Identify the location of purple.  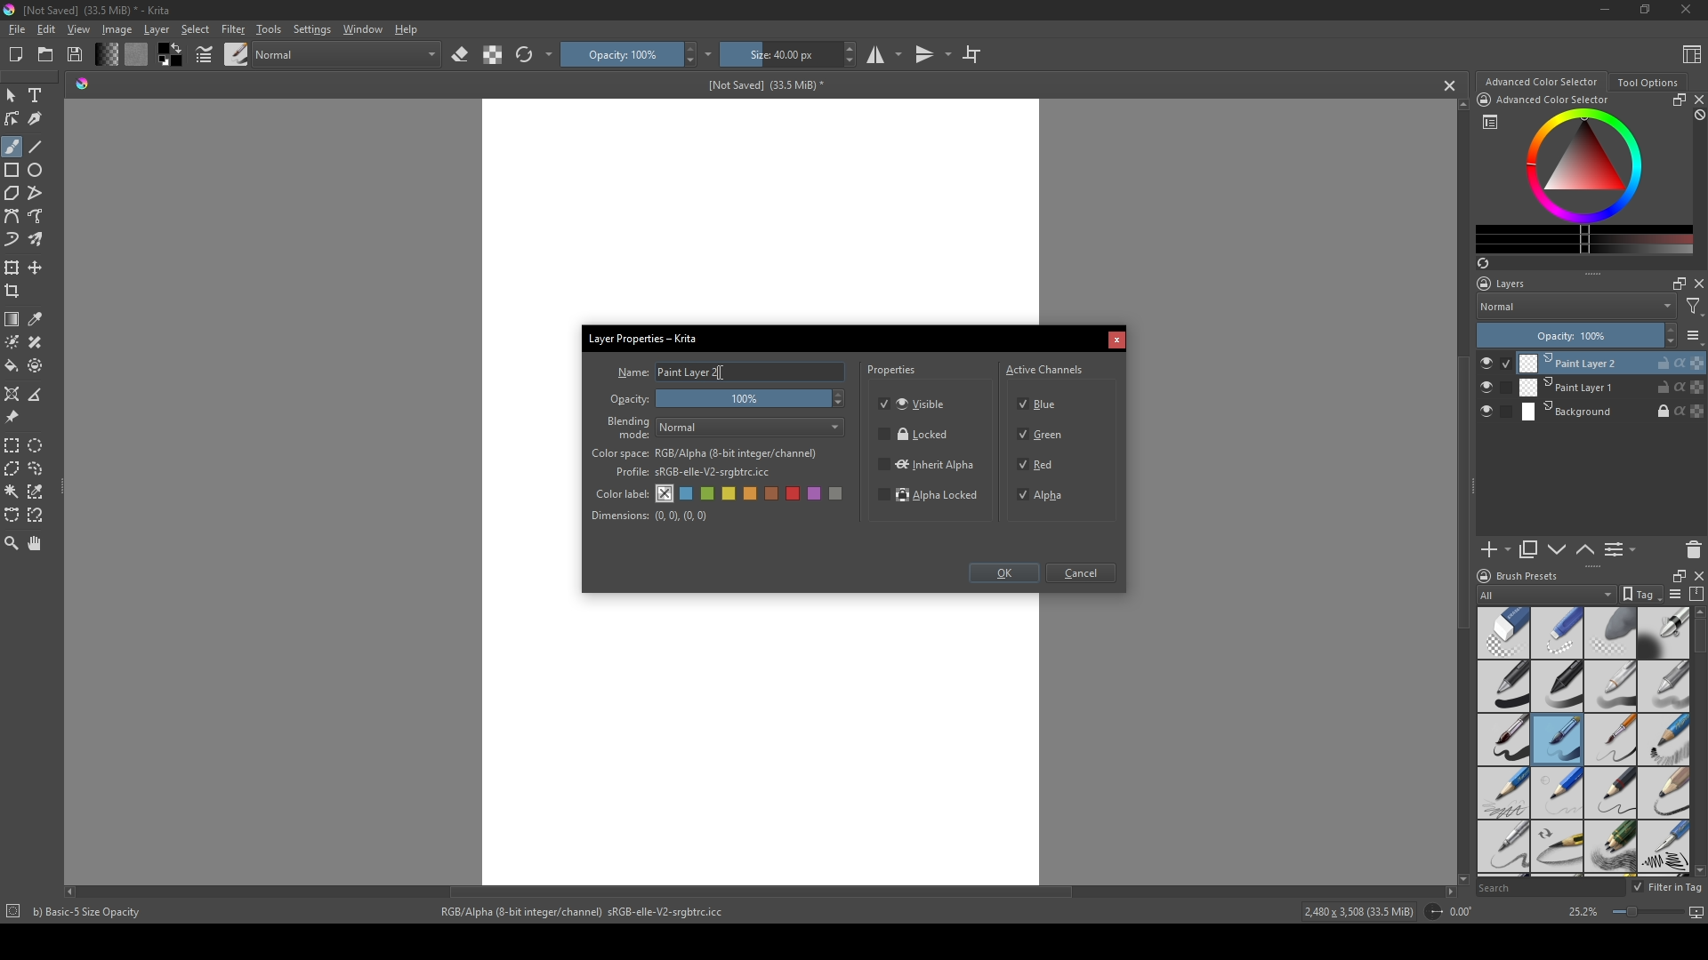
(818, 494).